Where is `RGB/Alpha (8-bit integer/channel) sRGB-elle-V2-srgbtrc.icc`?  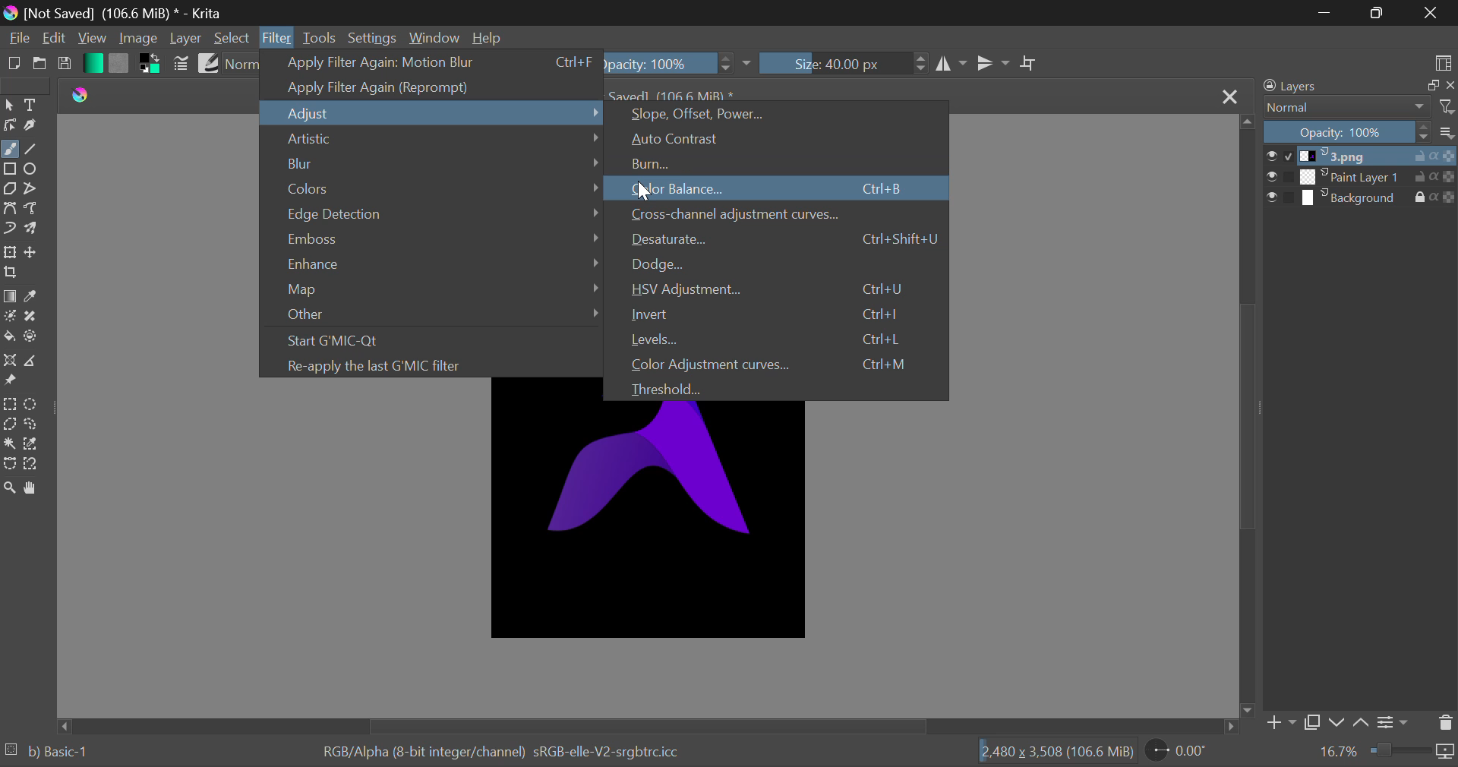
RGB/Alpha (8-bit integer/channel) sRGB-elle-V2-srgbtrc.icc is located at coordinates (513, 753).